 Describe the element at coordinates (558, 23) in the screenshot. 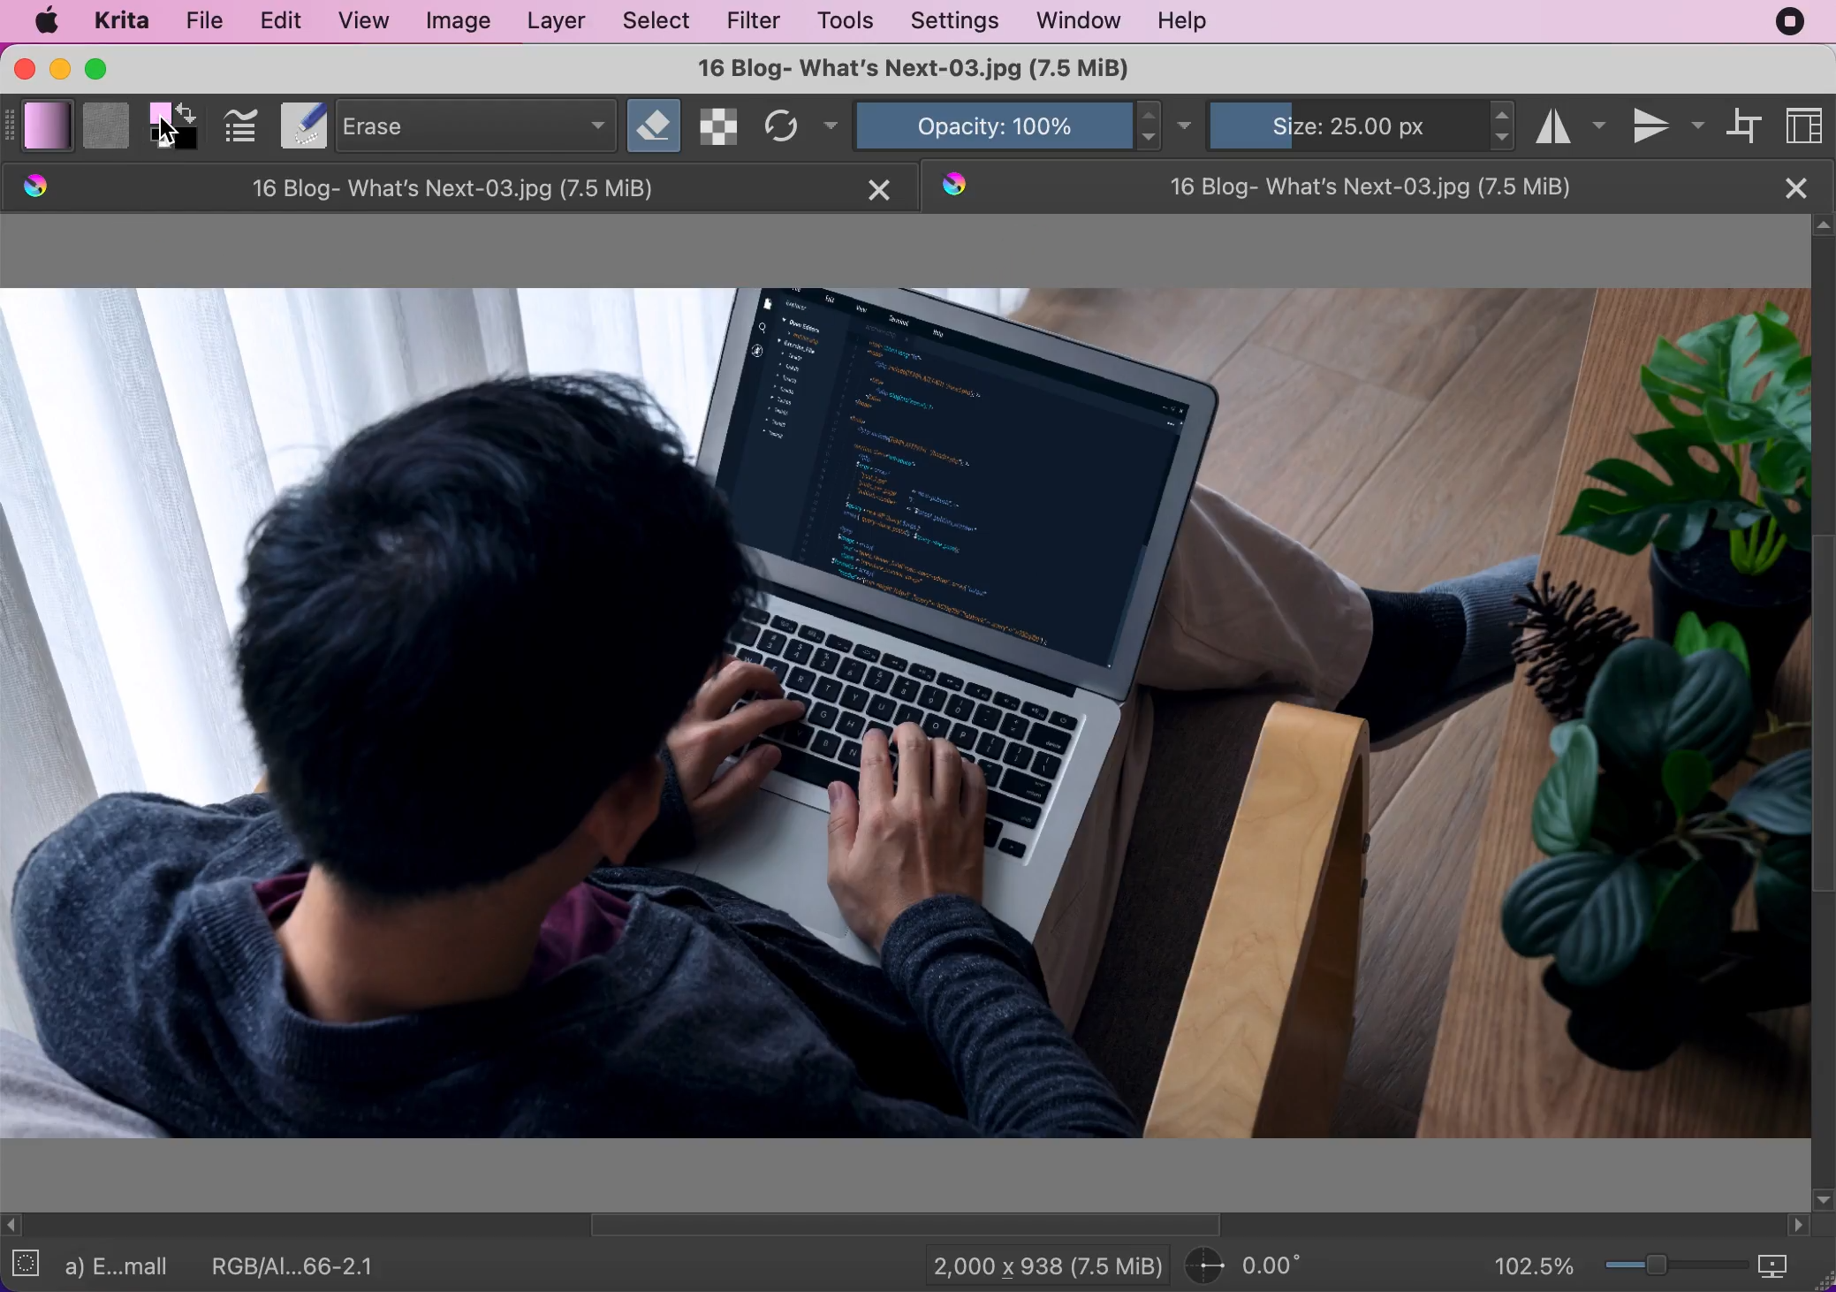

I see `layer` at that location.